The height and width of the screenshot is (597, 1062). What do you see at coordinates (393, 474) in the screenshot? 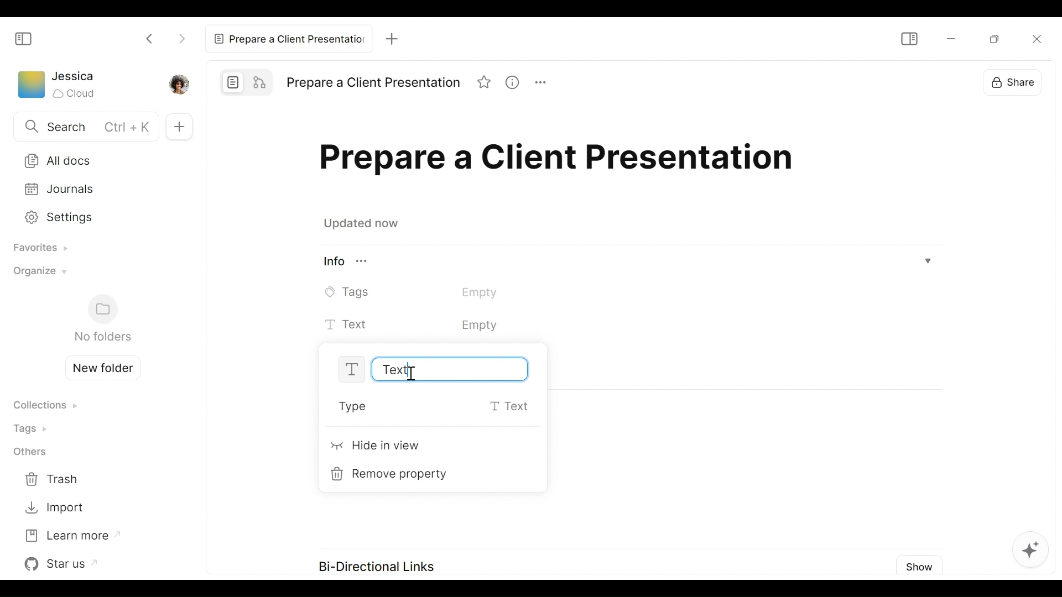
I see `Remove property` at bounding box center [393, 474].